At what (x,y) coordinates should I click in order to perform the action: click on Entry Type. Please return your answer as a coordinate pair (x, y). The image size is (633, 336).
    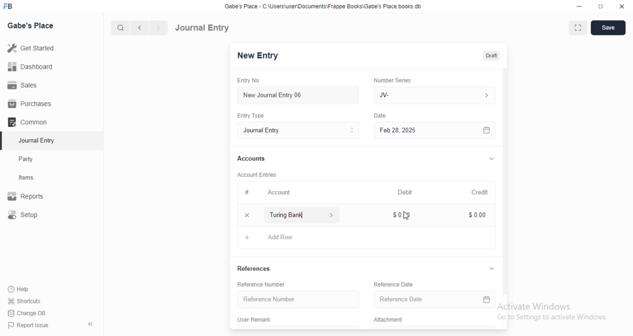
    Looking at the image, I should click on (254, 115).